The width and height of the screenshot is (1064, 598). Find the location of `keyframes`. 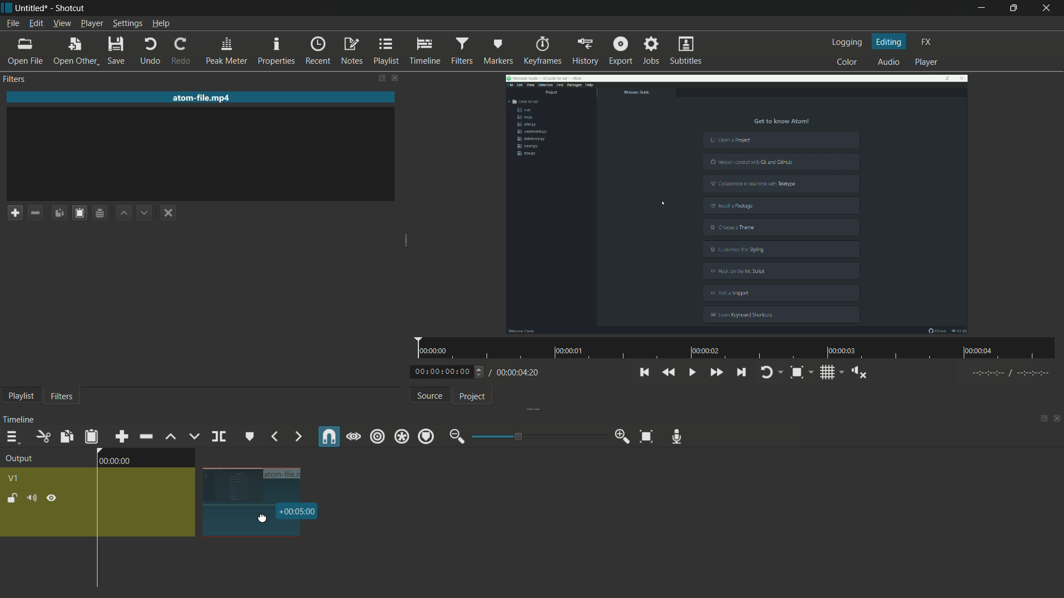

keyframes is located at coordinates (542, 50).